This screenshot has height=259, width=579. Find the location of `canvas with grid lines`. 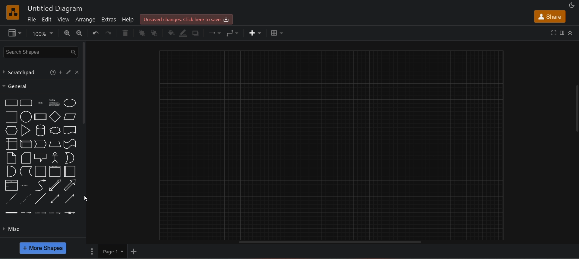

canvas with grid lines is located at coordinates (332, 145).